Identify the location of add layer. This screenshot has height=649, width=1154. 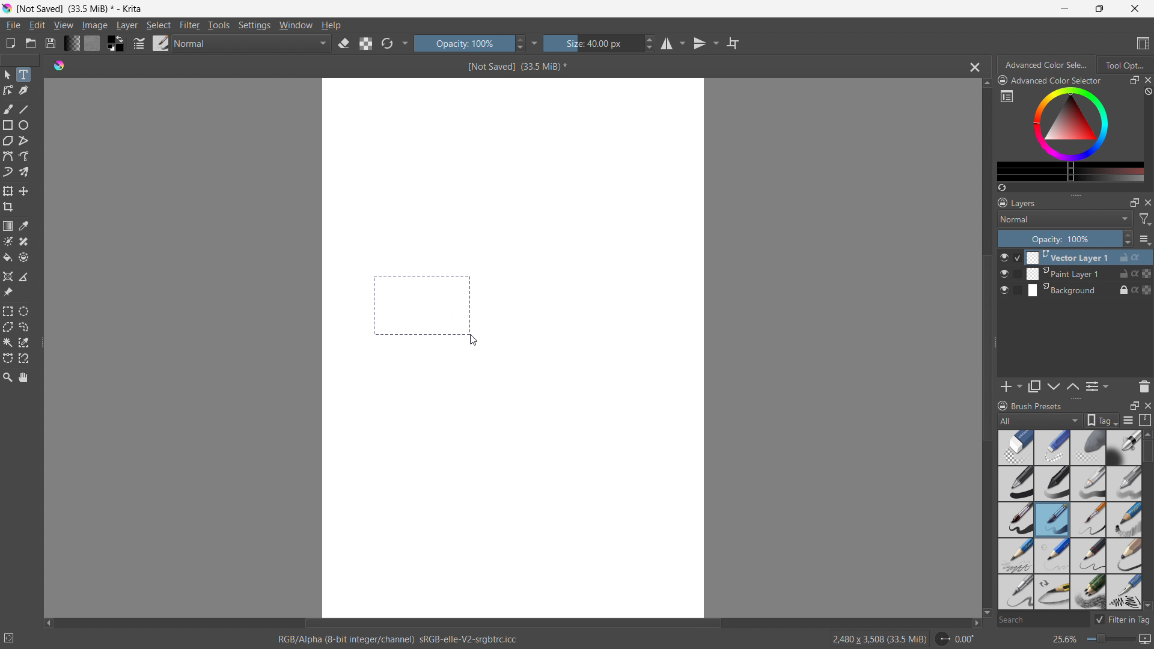
(1011, 386).